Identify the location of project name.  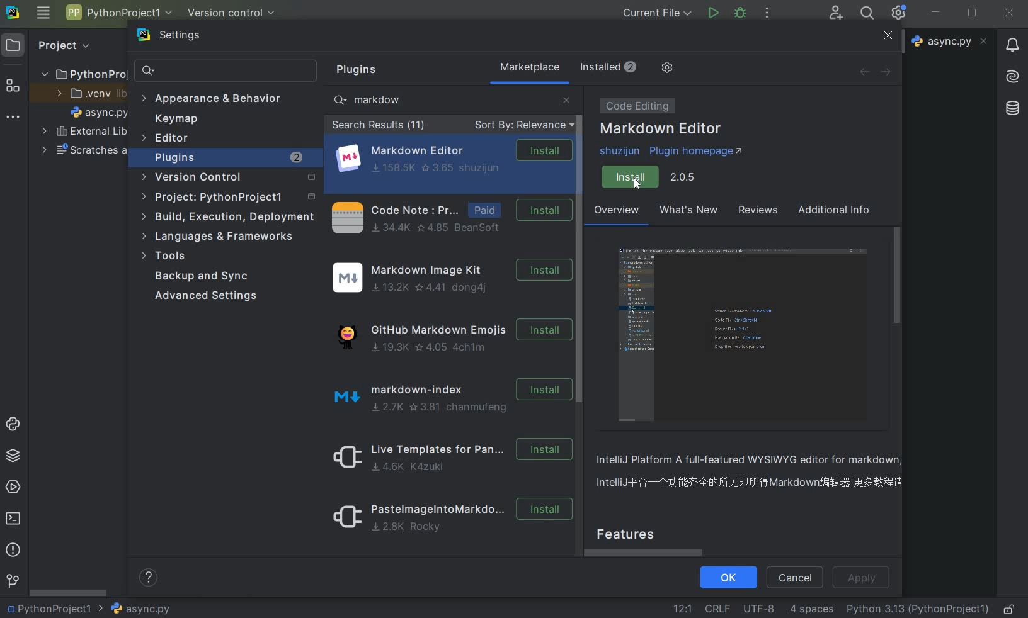
(118, 12).